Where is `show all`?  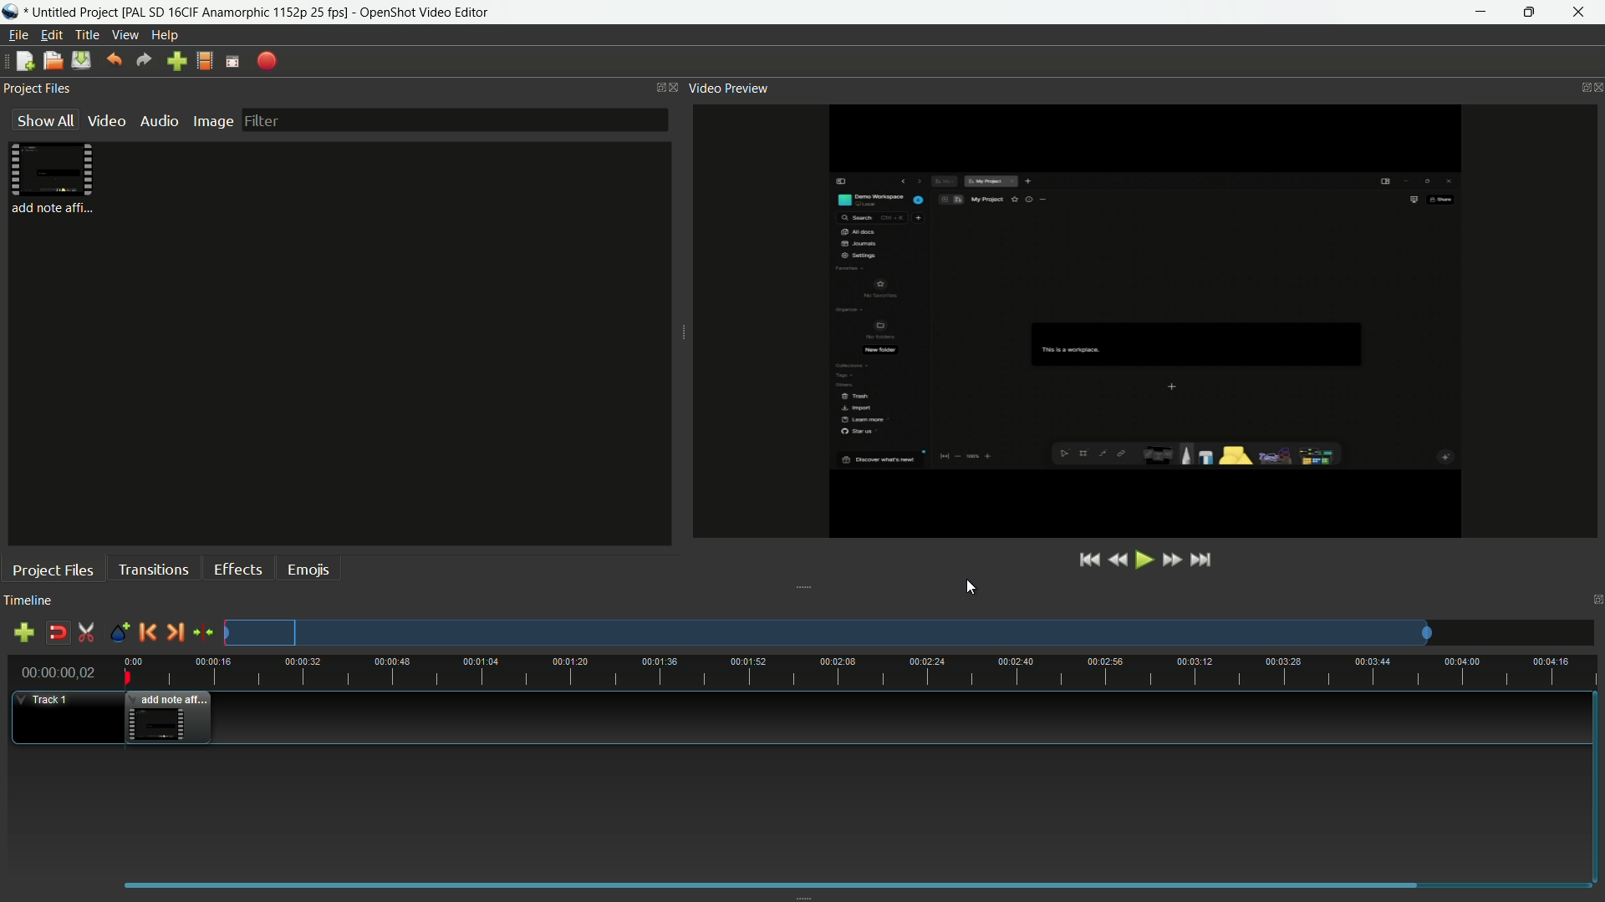
show all is located at coordinates (42, 120).